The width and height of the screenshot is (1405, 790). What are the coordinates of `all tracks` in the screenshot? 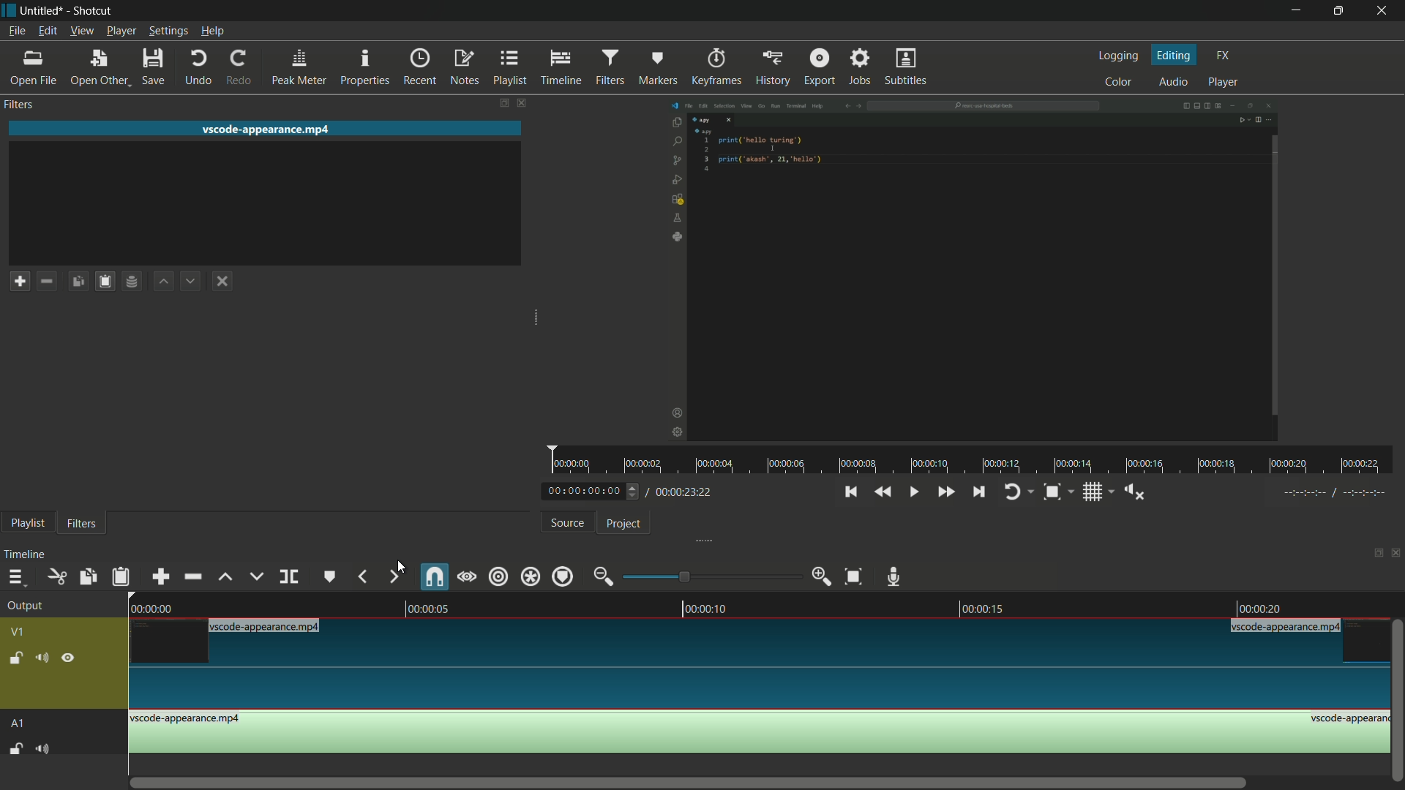 It's located at (531, 576).